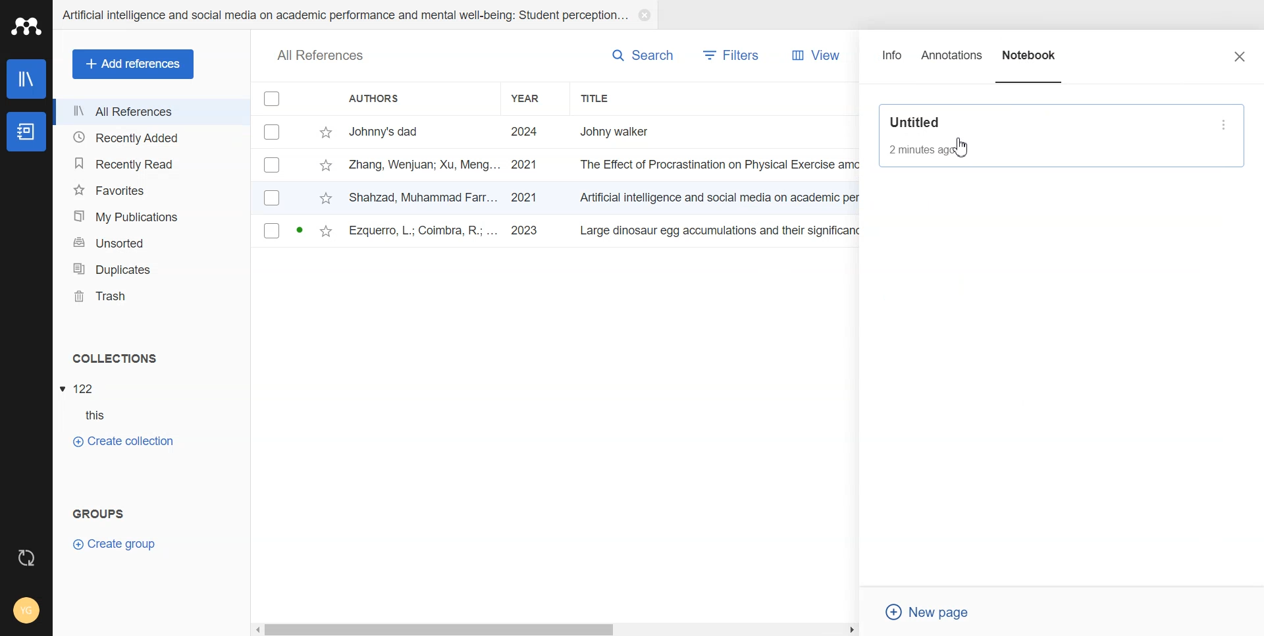  What do you see at coordinates (151, 112) in the screenshot?
I see `All References` at bounding box center [151, 112].